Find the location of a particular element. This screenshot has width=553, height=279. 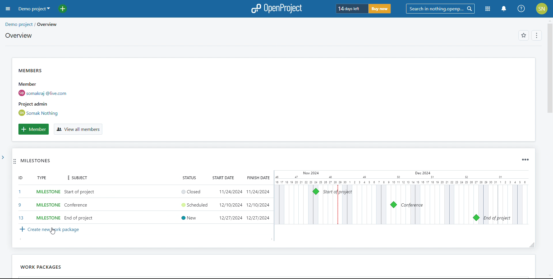

add member is located at coordinates (33, 129).